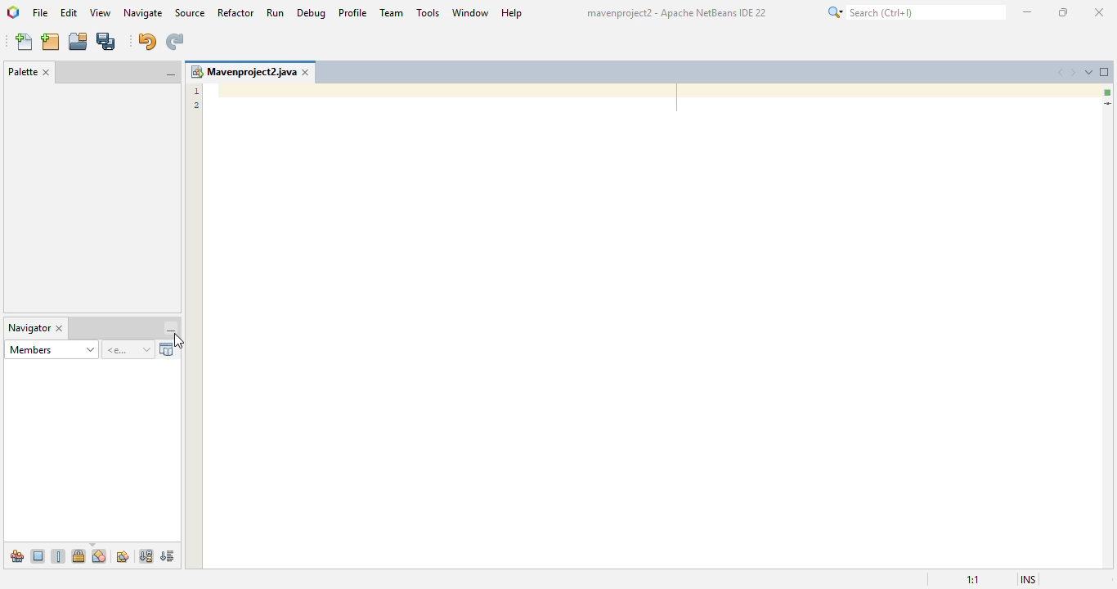 This screenshot has height=589, width=1117. What do you see at coordinates (1029, 12) in the screenshot?
I see `minimize` at bounding box center [1029, 12].